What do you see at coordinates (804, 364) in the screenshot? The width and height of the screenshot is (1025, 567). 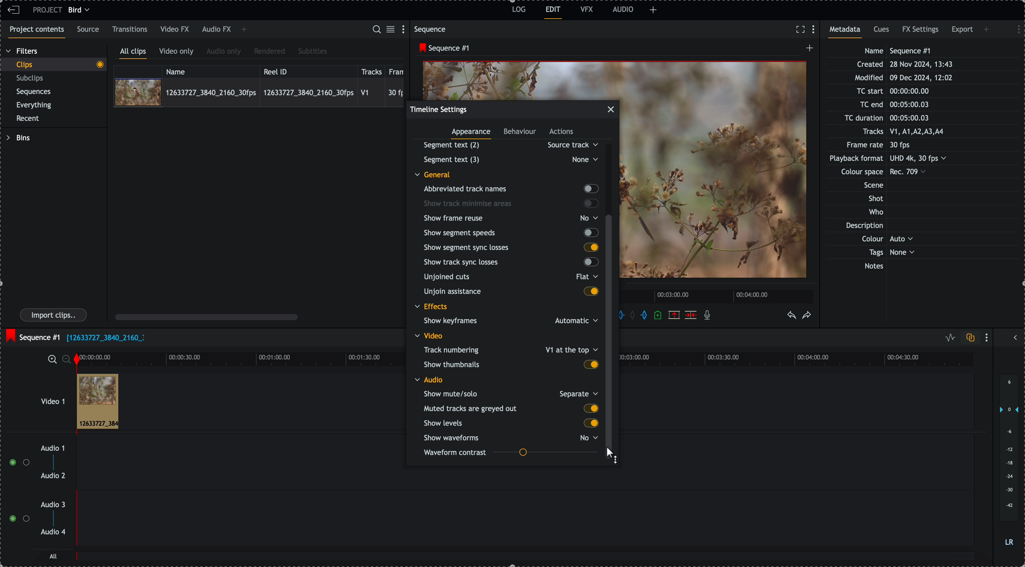 I see `timeline` at bounding box center [804, 364].